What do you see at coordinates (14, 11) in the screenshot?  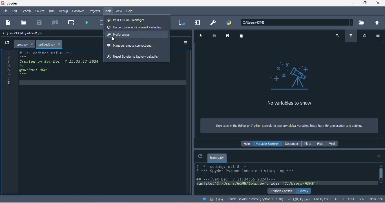 I see `edit` at bounding box center [14, 11].